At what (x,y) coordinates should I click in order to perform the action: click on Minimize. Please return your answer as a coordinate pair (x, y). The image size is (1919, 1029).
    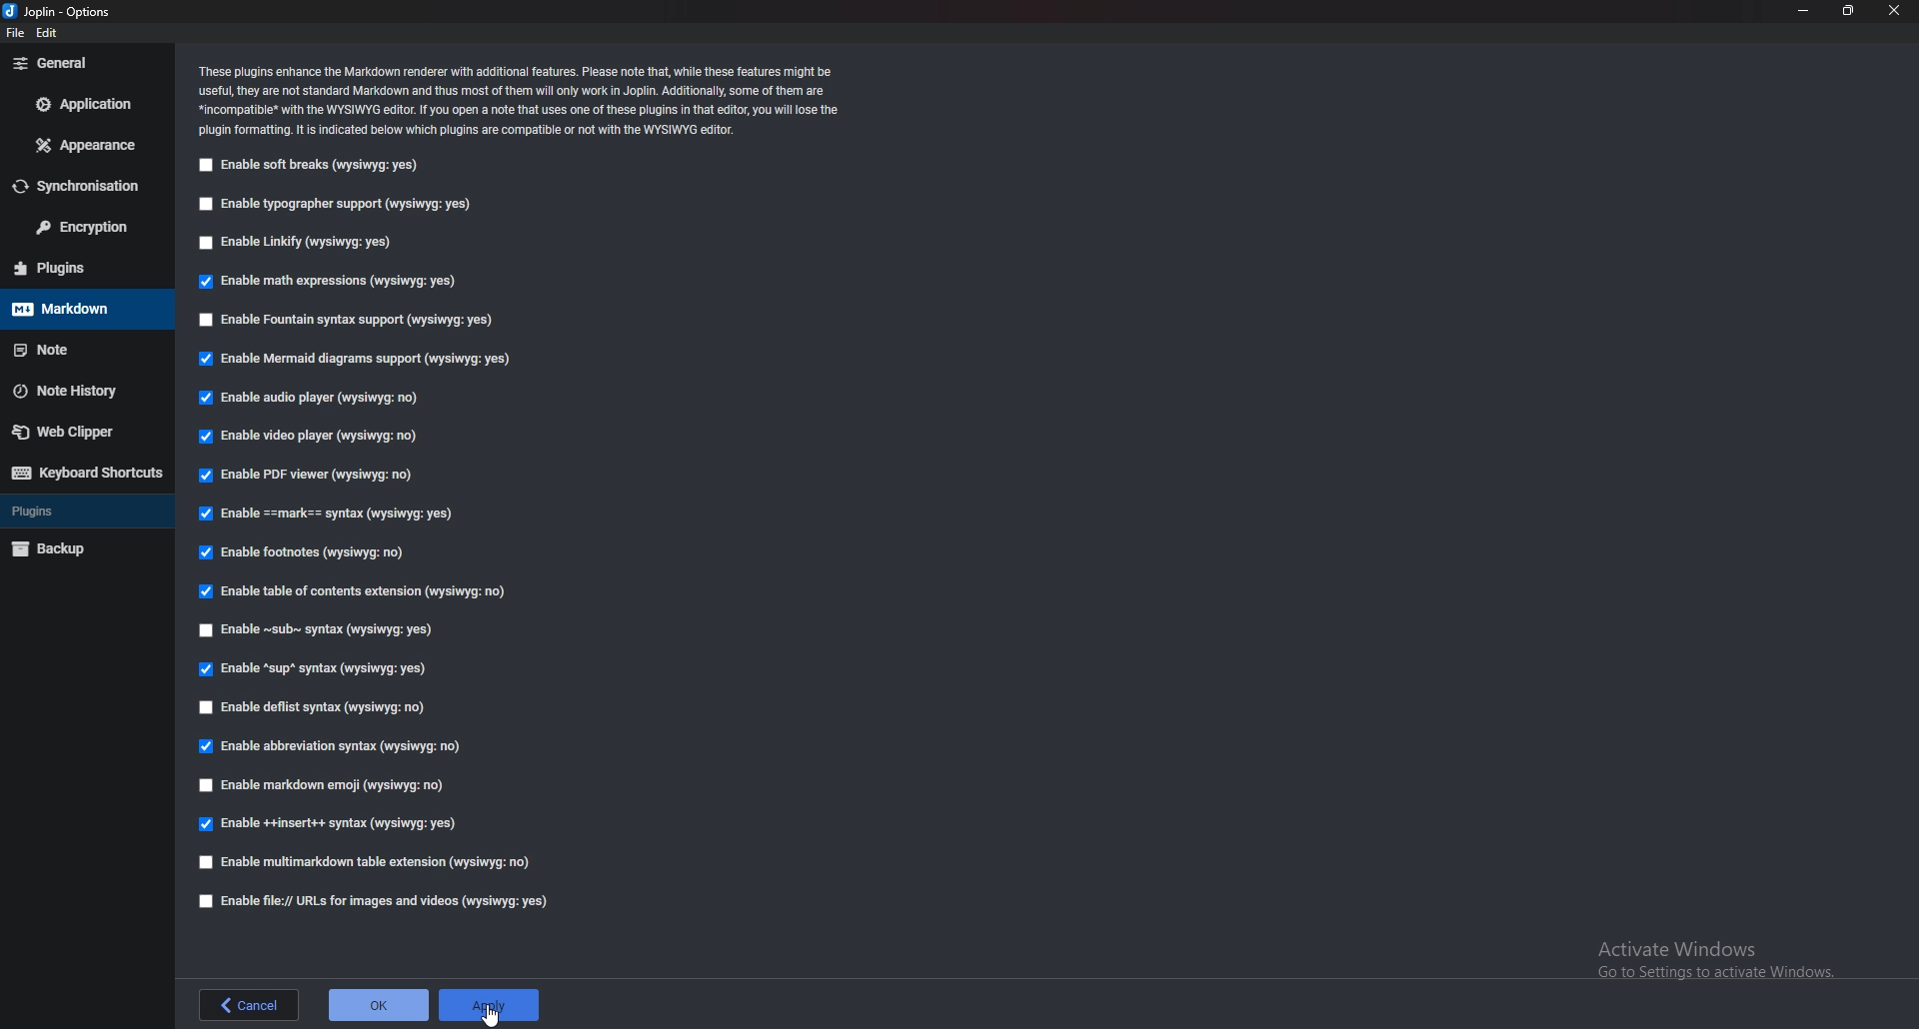
    Looking at the image, I should click on (1804, 9).